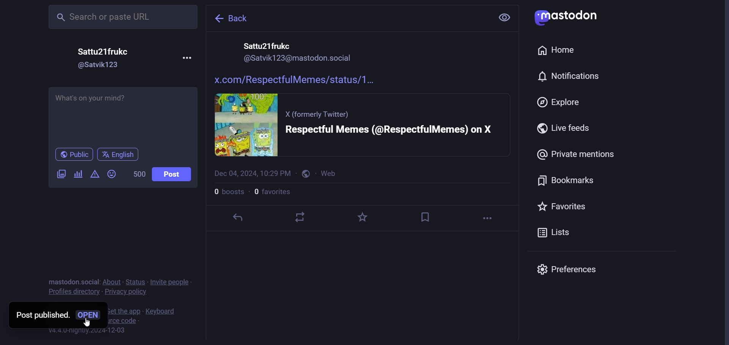 The width and height of the screenshot is (729, 345). I want to click on web, so click(331, 173).